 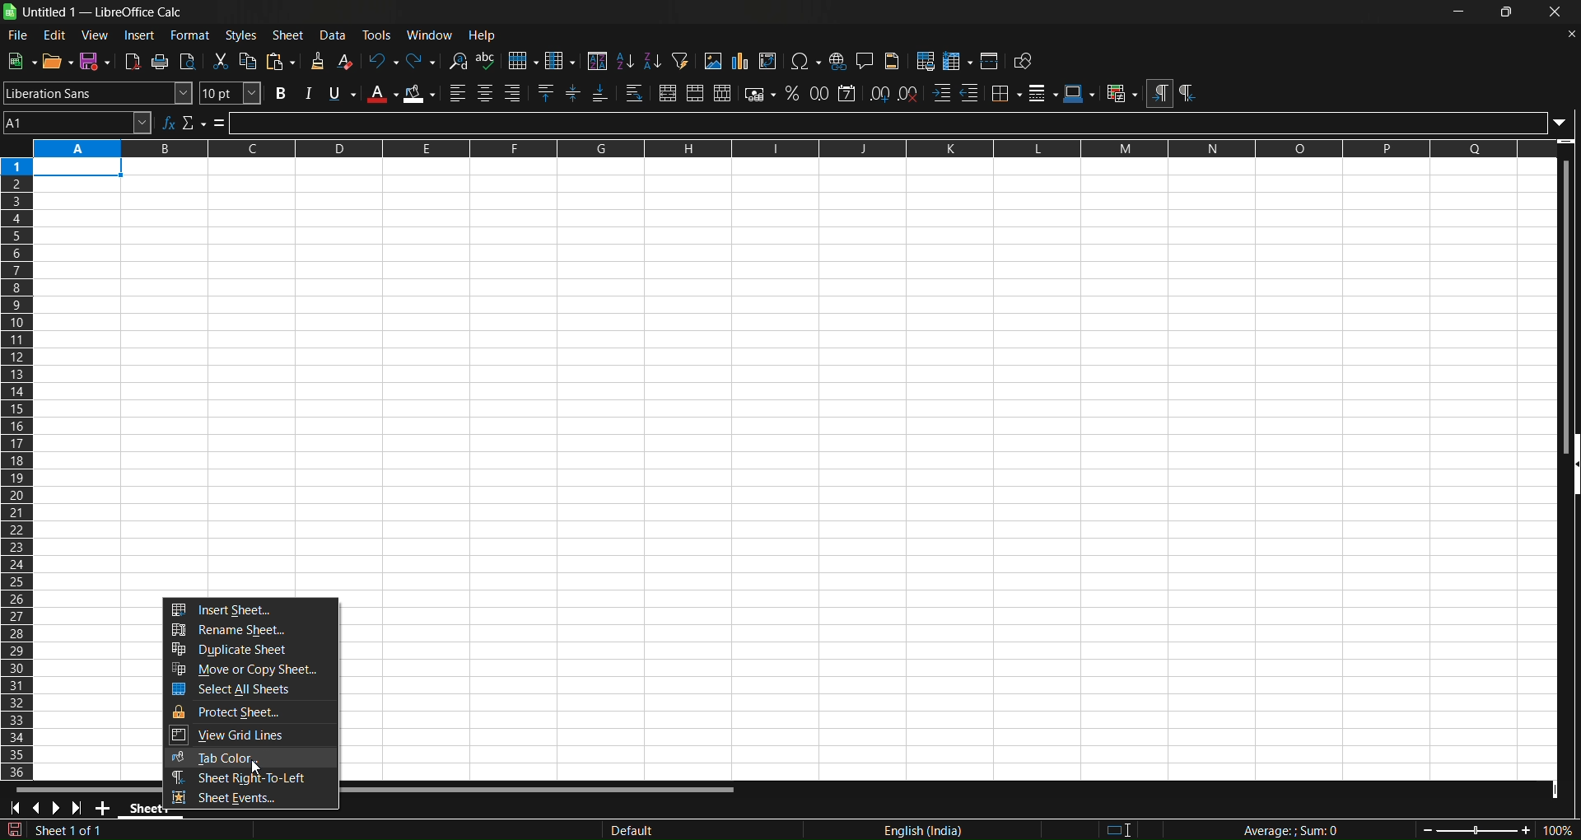 I want to click on toggle print preview, so click(x=189, y=62).